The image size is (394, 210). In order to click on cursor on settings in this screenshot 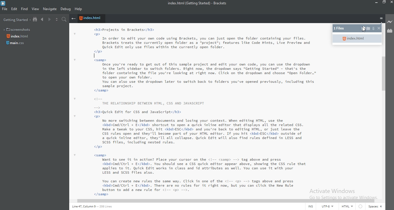, I will do `click(364, 30)`.